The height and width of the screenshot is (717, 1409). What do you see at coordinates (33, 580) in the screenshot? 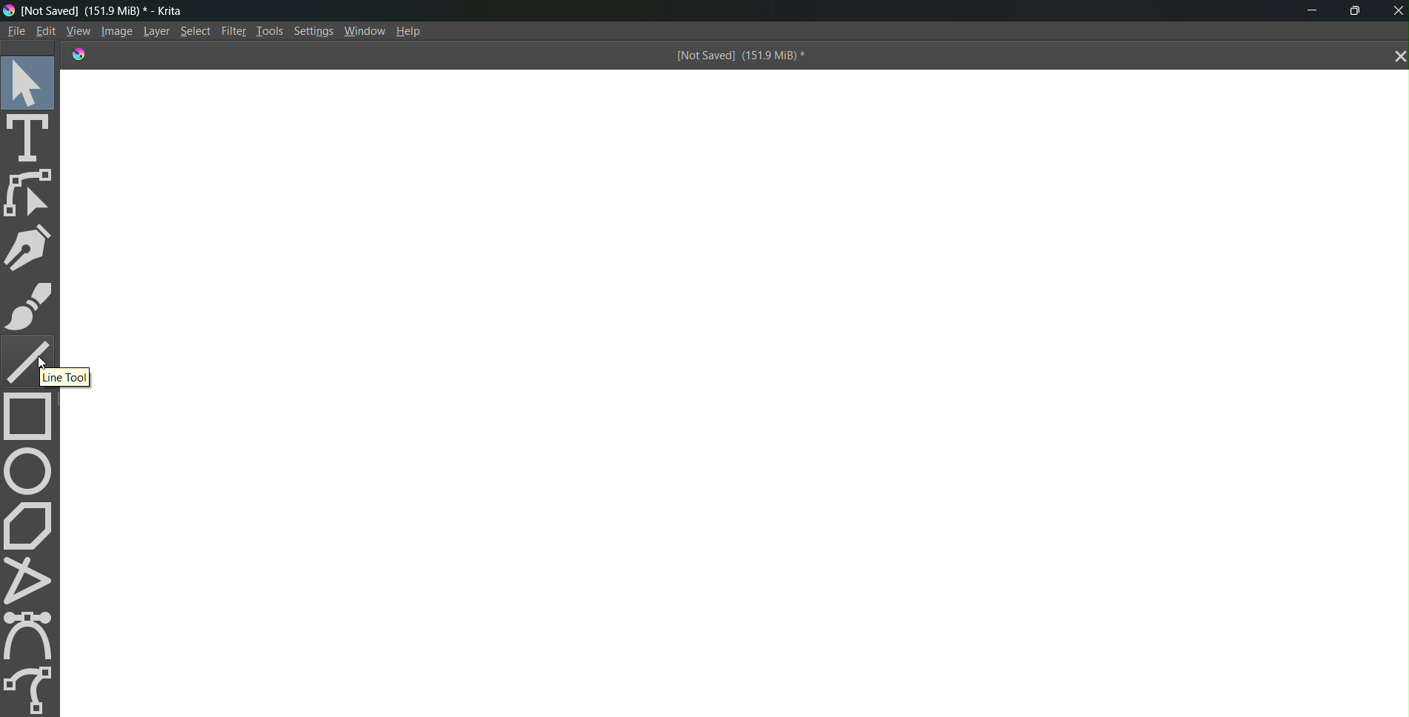
I see `polyline` at bounding box center [33, 580].